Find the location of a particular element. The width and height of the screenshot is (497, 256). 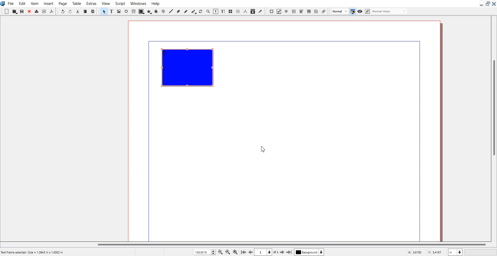

Paste is located at coordinates (93, 11).